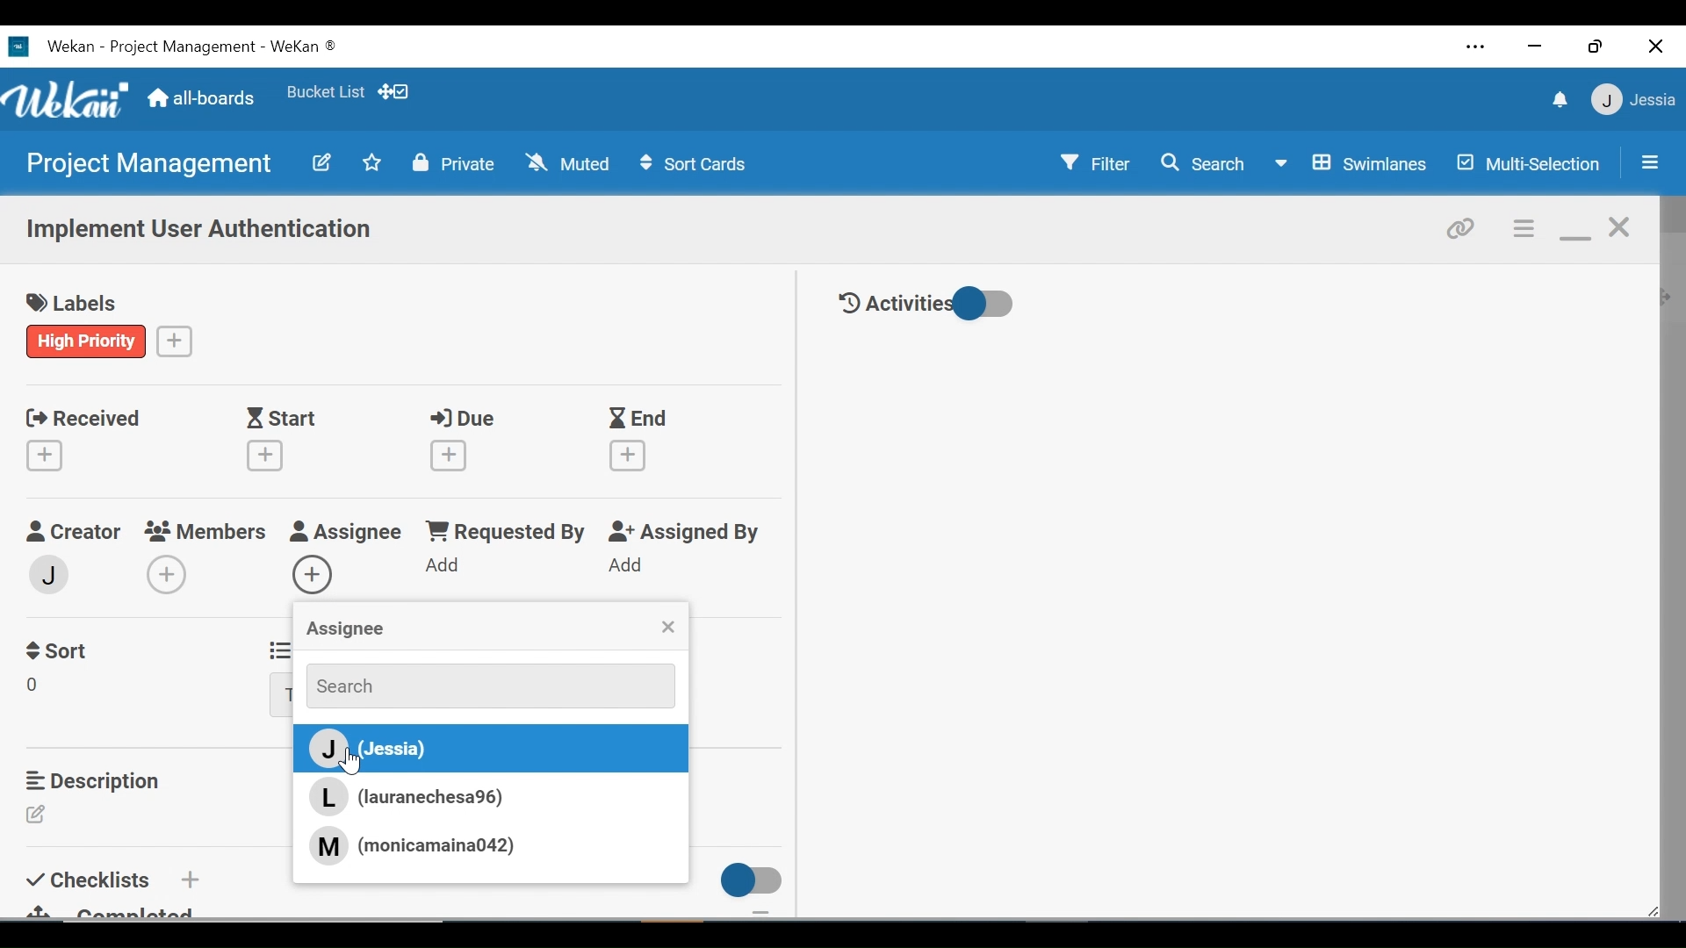  Describe the element at coordinates (50, 573) in the screenshot. I see `Member` at that location.